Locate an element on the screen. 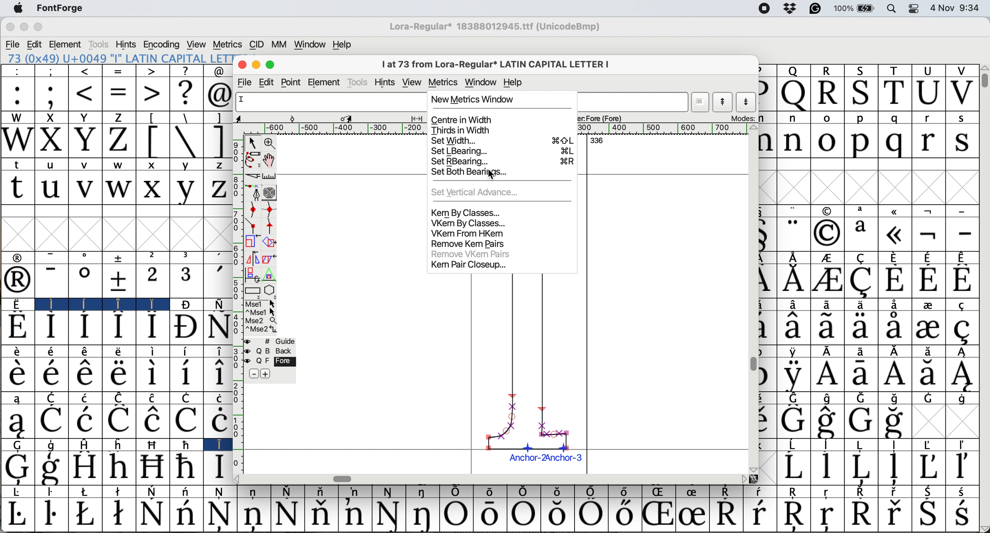 This screenshot has height=533, width=990. thirds in width is located at coordinates (463, 129).